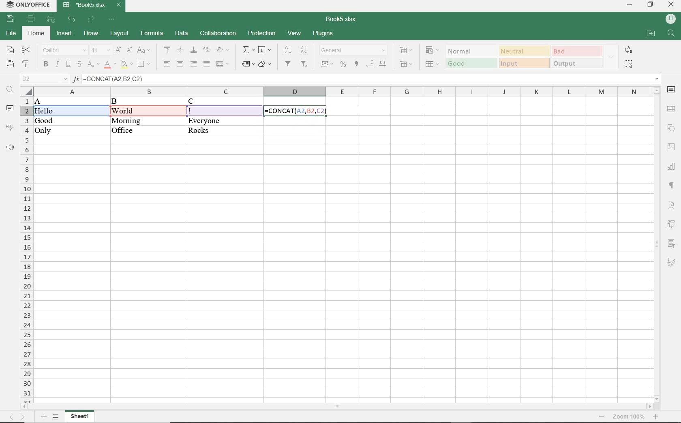 The image size is (681, 423). Describe the element at coordinates (206, 50) in the screenshot. I see `WRAP TEXT` at that location.